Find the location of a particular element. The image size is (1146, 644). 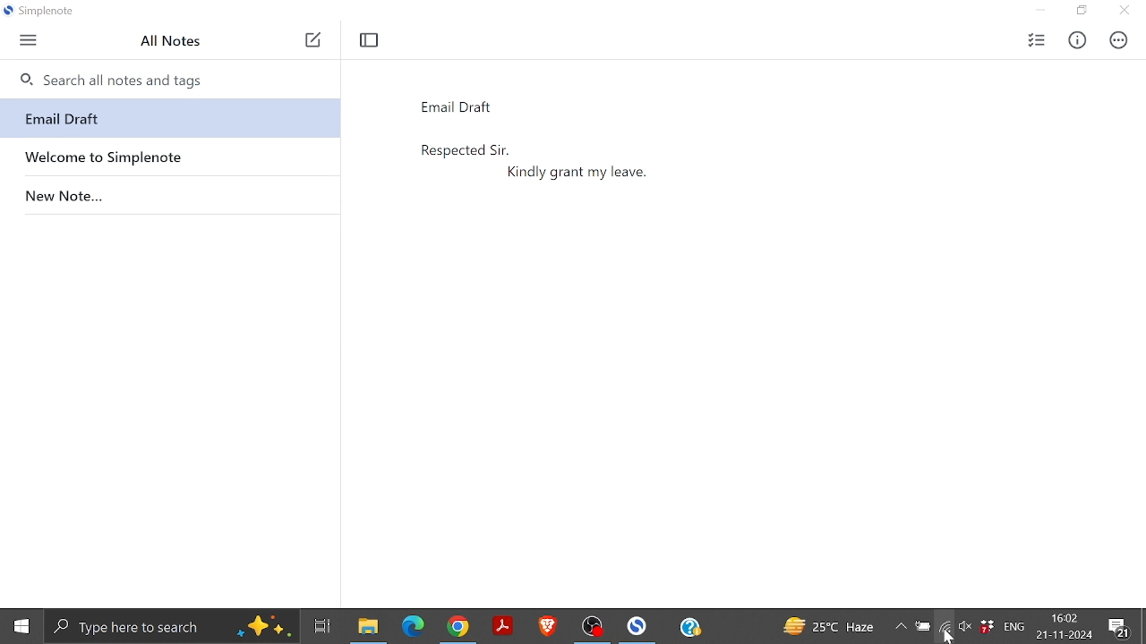

Close is located at coordinates (1123, 12).